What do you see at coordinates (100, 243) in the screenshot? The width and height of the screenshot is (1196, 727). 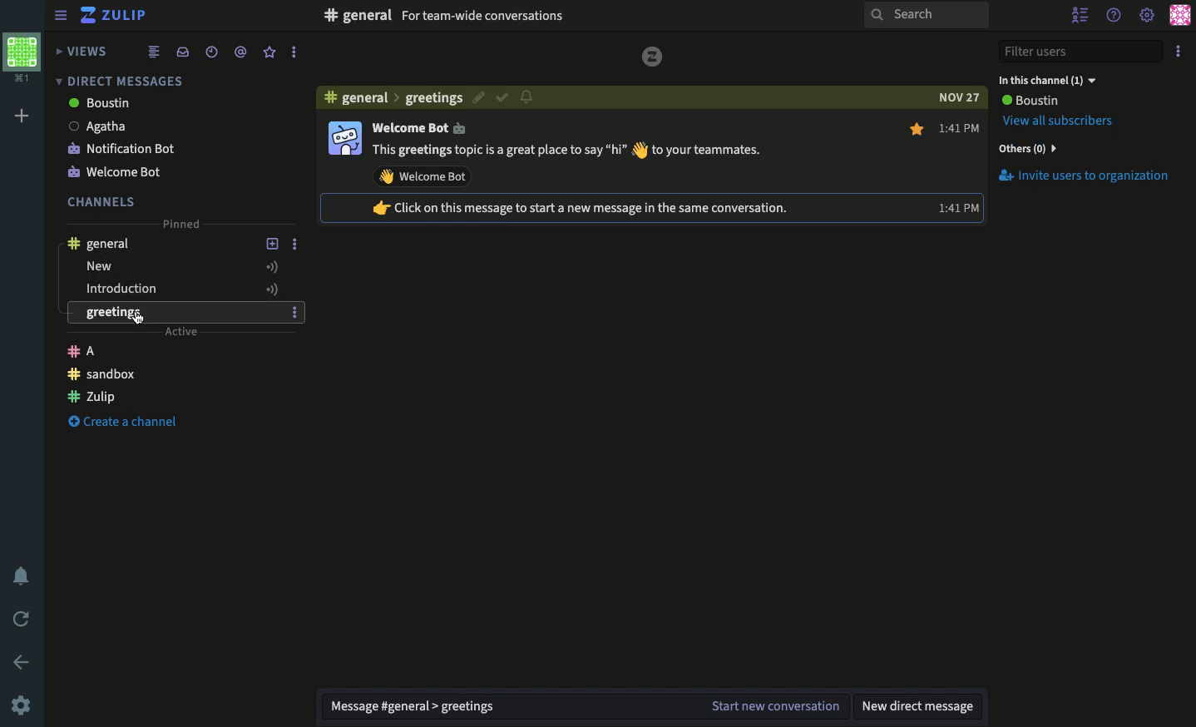 I see `General` at bounding box center [100, 243].